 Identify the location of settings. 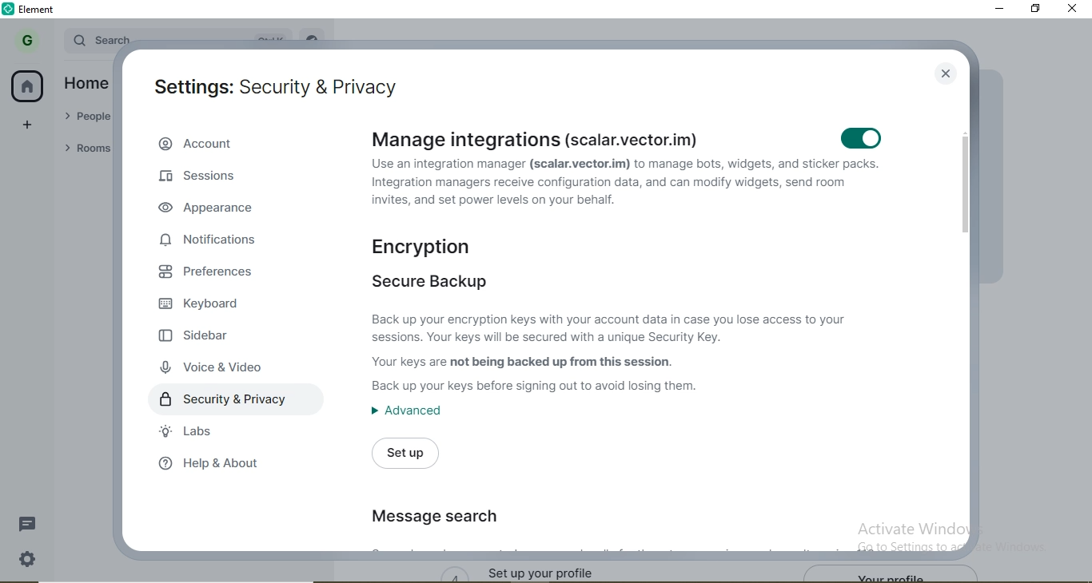
(29, 557).